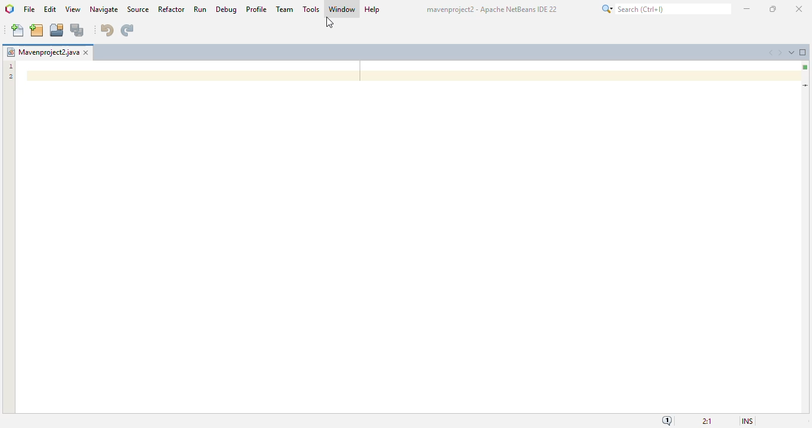  Describe the element at coordinates (342, 9) in the screenshot. I see `window` at that location.